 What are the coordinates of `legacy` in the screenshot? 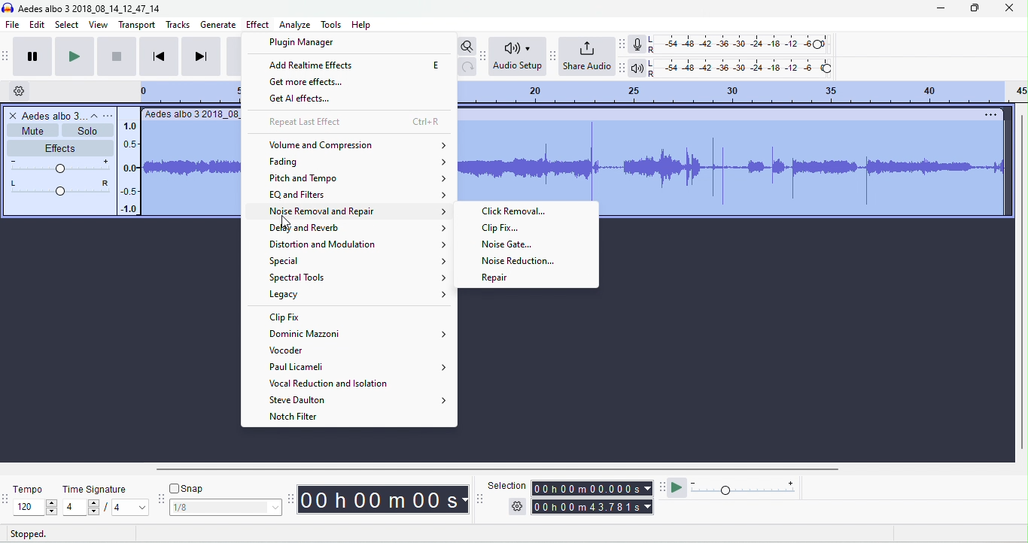 It's located at (358, 295).